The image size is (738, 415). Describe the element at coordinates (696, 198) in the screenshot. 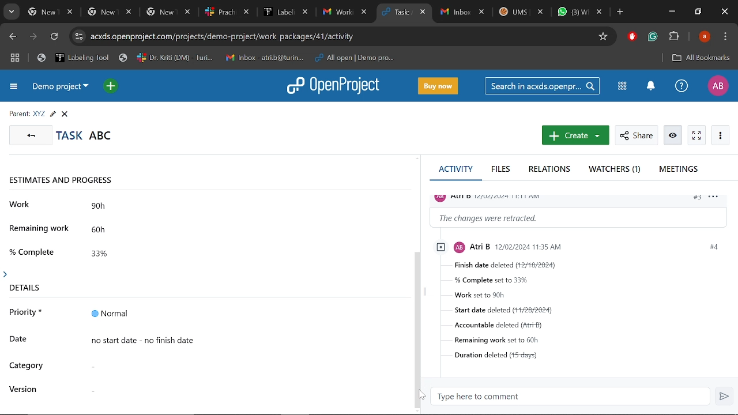

I see `#3` at that location.